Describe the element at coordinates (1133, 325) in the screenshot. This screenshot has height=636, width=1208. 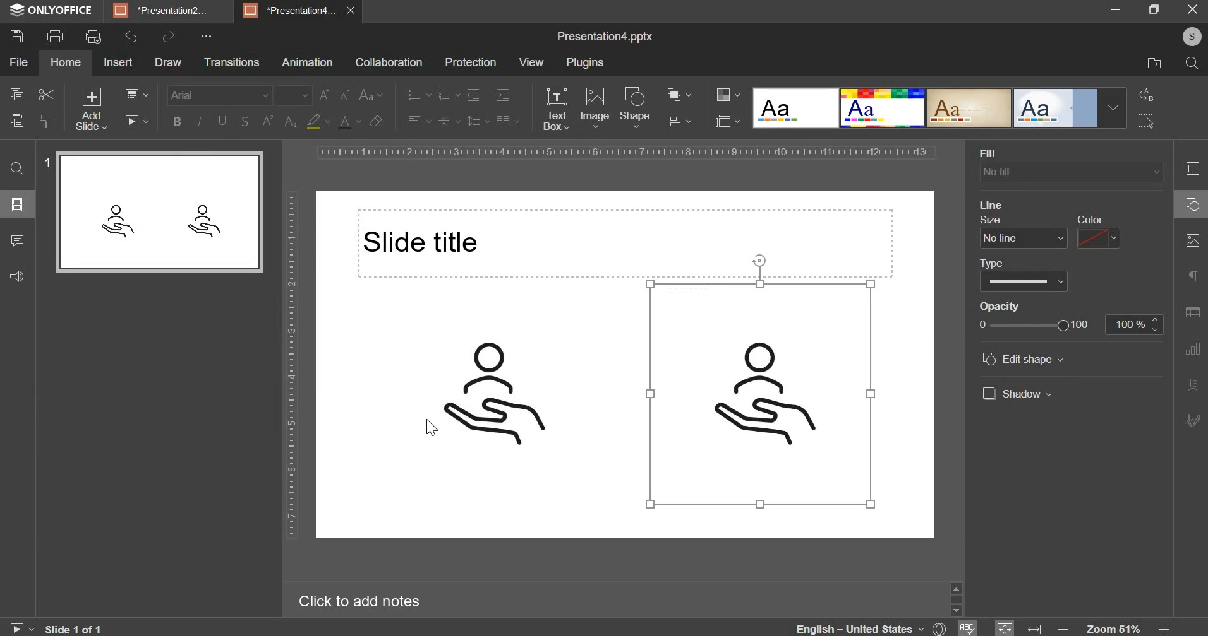
I see `opacity ` at that location.